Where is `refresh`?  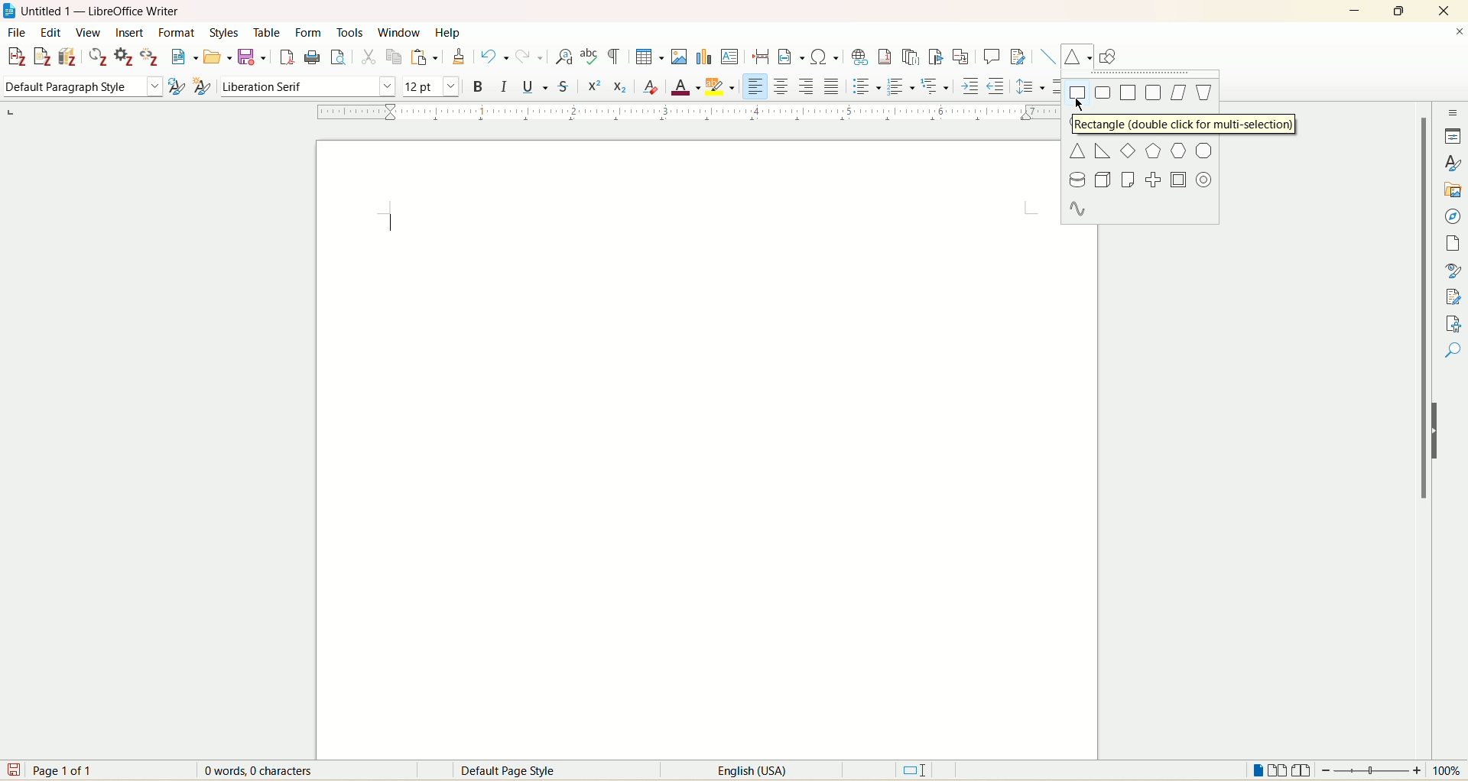 refresh is located at coordinates (99, 57).